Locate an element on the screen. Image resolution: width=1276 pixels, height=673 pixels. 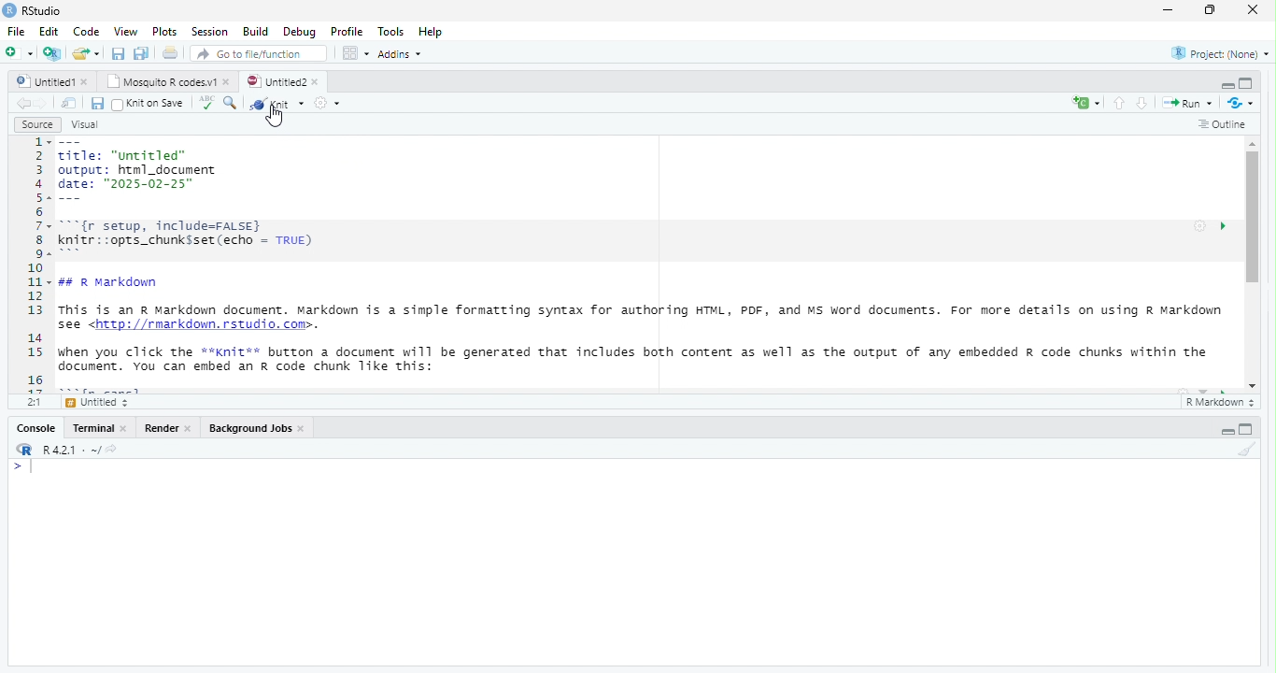
save is located at coordinates (97, 104).